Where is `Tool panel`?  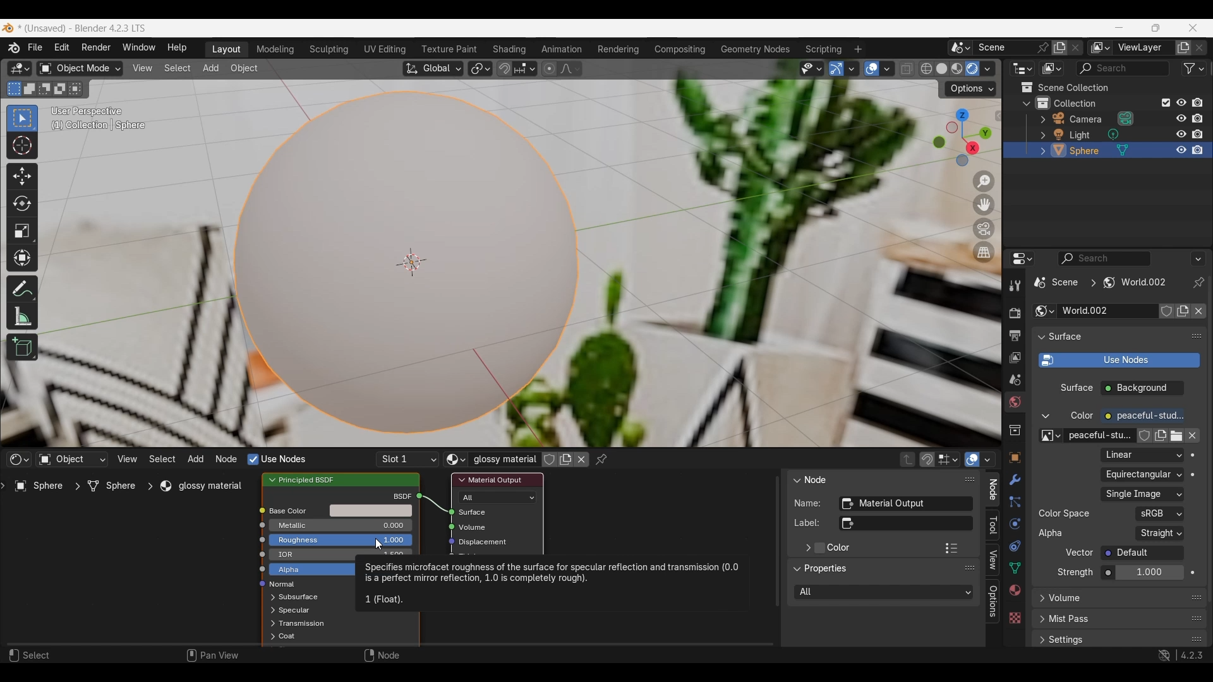
Tool panel is located at coordinates (993, 525).